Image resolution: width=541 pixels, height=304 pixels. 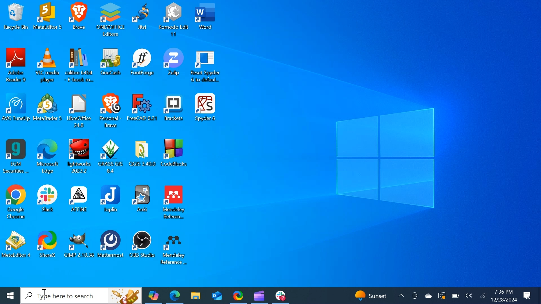 What do you see at coordinates (78, 202) in the screenshot?
I see `Affine Desktop Icon` at bounding box center [78, 202].